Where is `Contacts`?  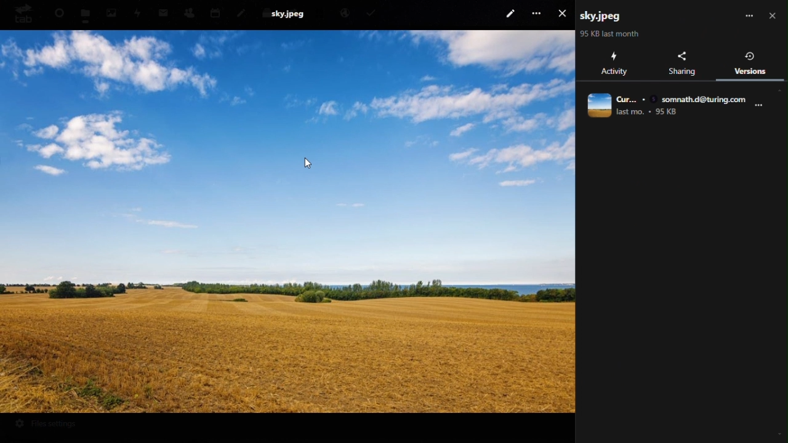
Contacts is located at coordinates (190, 10).